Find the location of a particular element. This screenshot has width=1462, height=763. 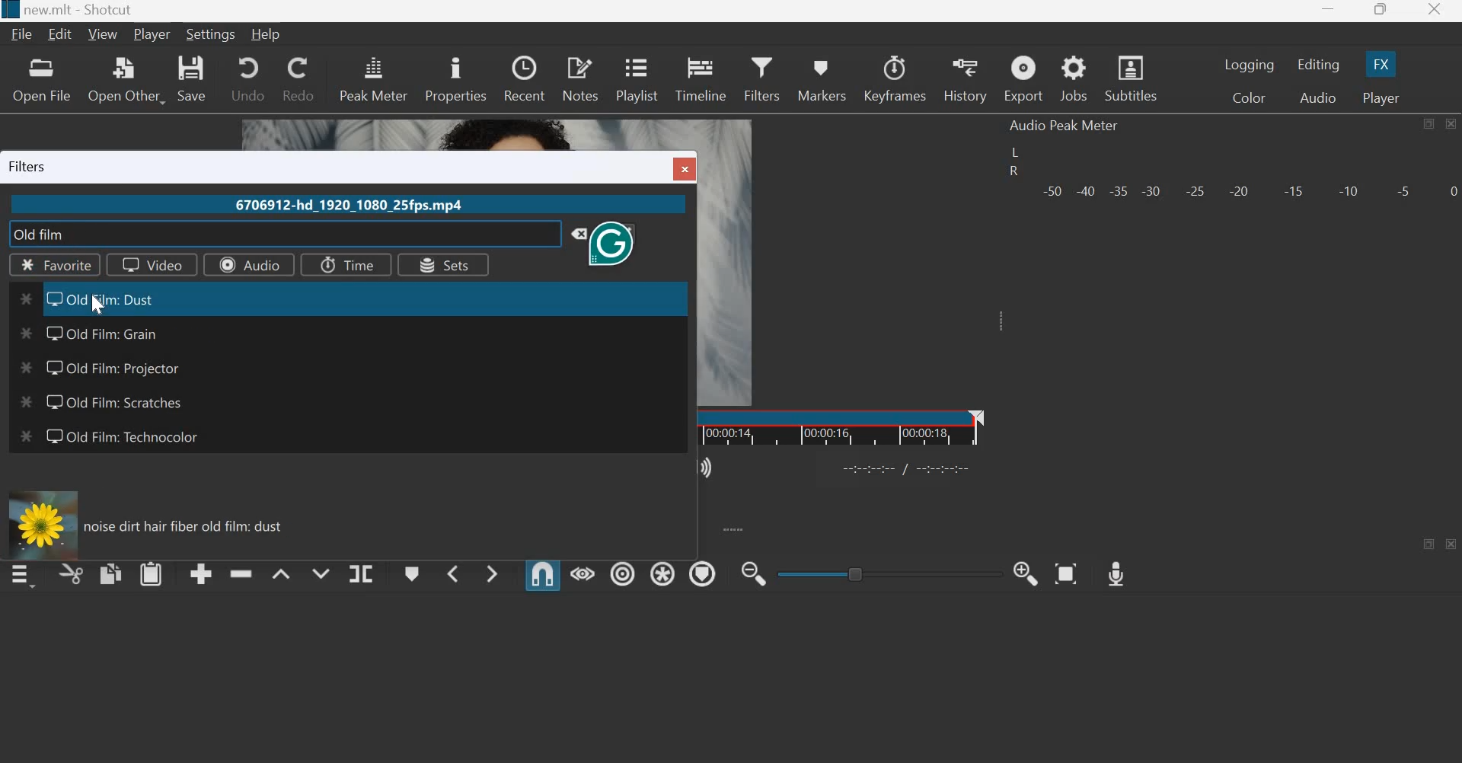

Subtitles is located at coordinates (1133, 77).